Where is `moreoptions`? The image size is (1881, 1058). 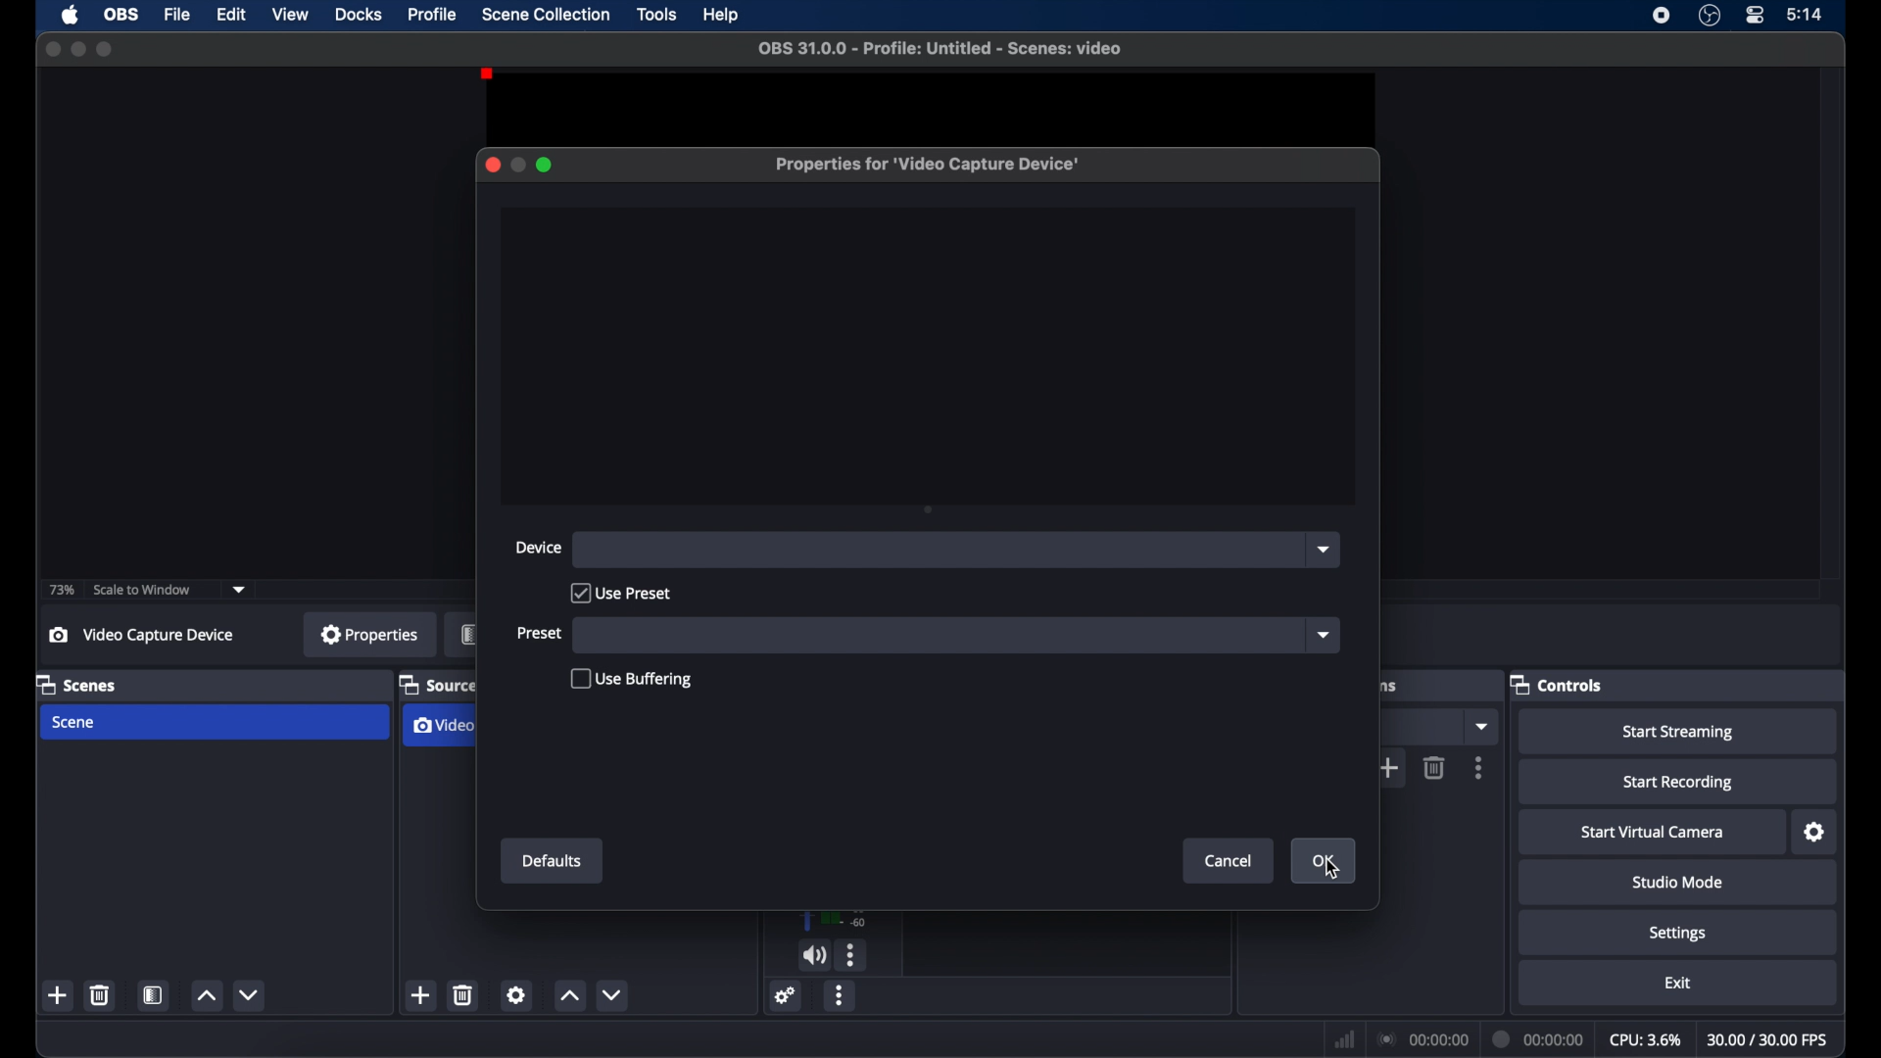 moreoptions is located at coordinates (1479, 767).